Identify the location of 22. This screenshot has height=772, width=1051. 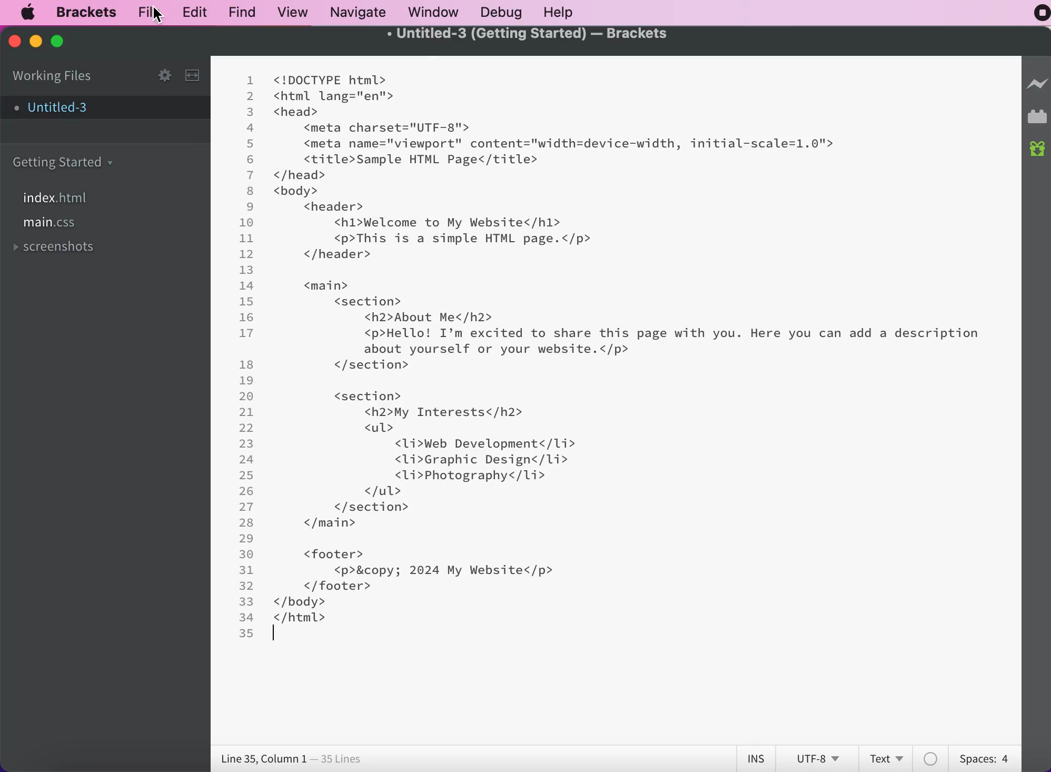
(246, 428).